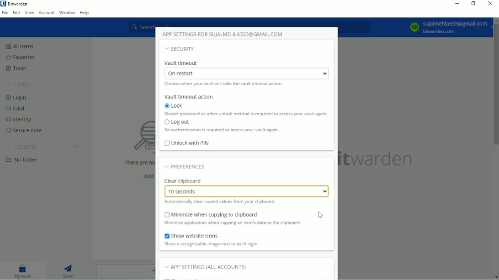 The image size is (499, 280). Describe the element at coordinates (177, 122) in the screenshot. I see `Log out` at that location.